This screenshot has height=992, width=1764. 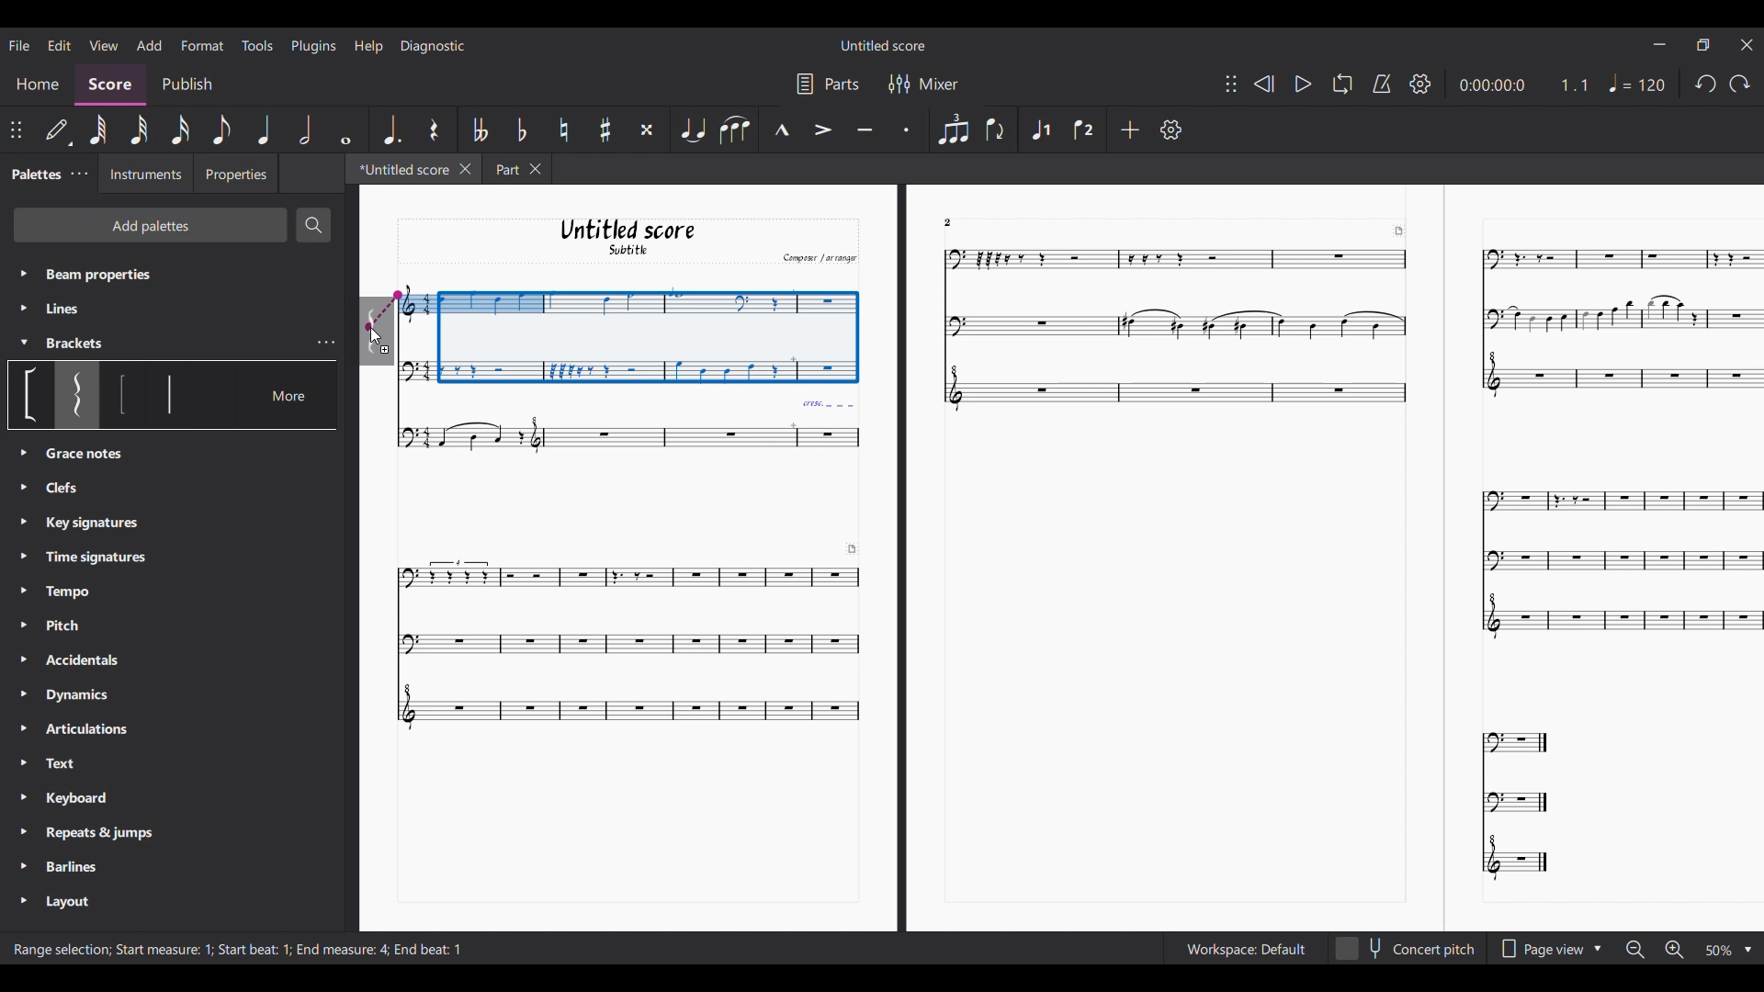 I want to click on 2, so click(x=959, y=221).